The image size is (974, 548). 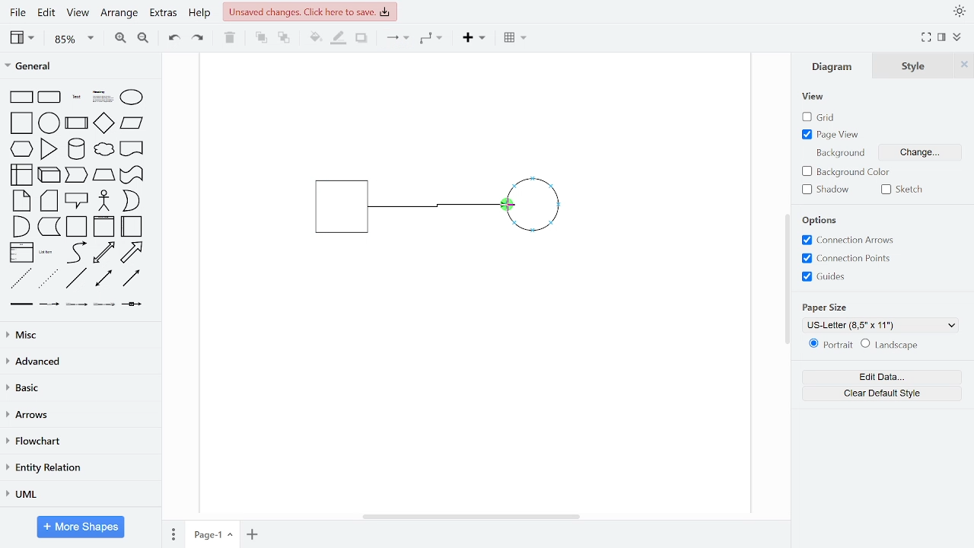 What do you see at coordinates (478, 38) in the screenshot?
I see `insert` at bounding box center [478, 38].